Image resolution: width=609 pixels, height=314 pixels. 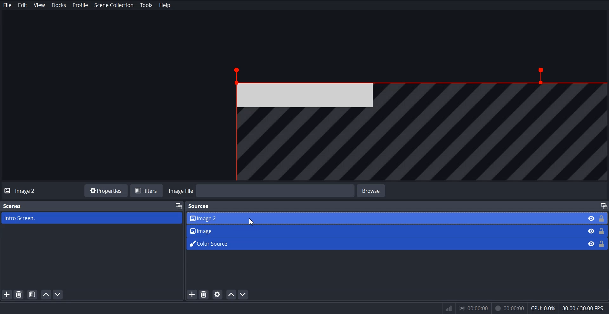 I want to click on Image File Browse, so click(x=260, y=191).